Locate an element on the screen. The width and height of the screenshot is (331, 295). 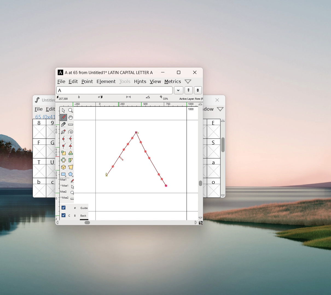
maximum ascent line is located at coordinates (136, 120).